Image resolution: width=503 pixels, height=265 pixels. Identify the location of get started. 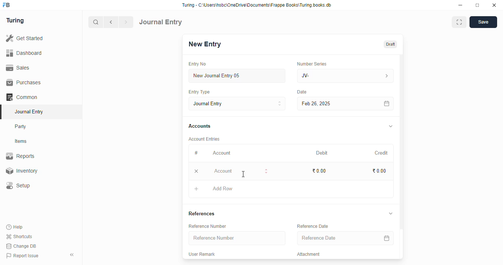
(25, 38).